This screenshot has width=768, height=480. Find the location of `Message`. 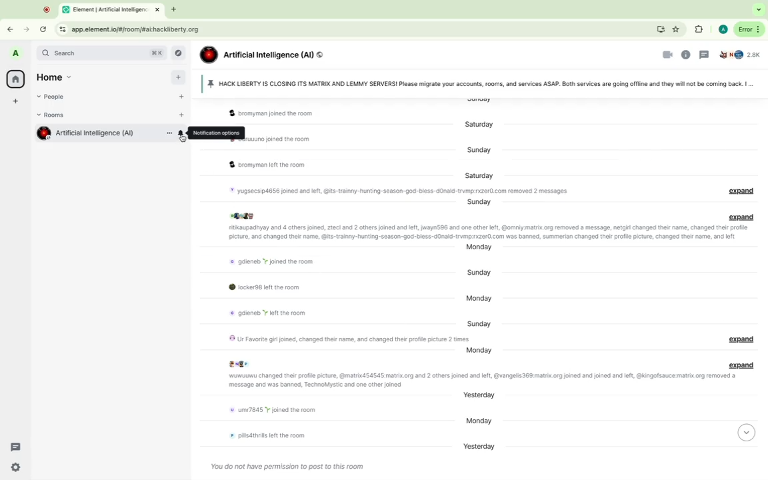

Message is located at coordinates (268, 164).